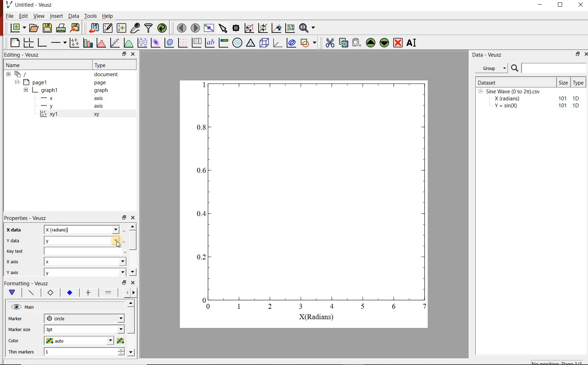  Describe the element at coordinates (126, 292) in the screenshot. I see `Move left` at that location.